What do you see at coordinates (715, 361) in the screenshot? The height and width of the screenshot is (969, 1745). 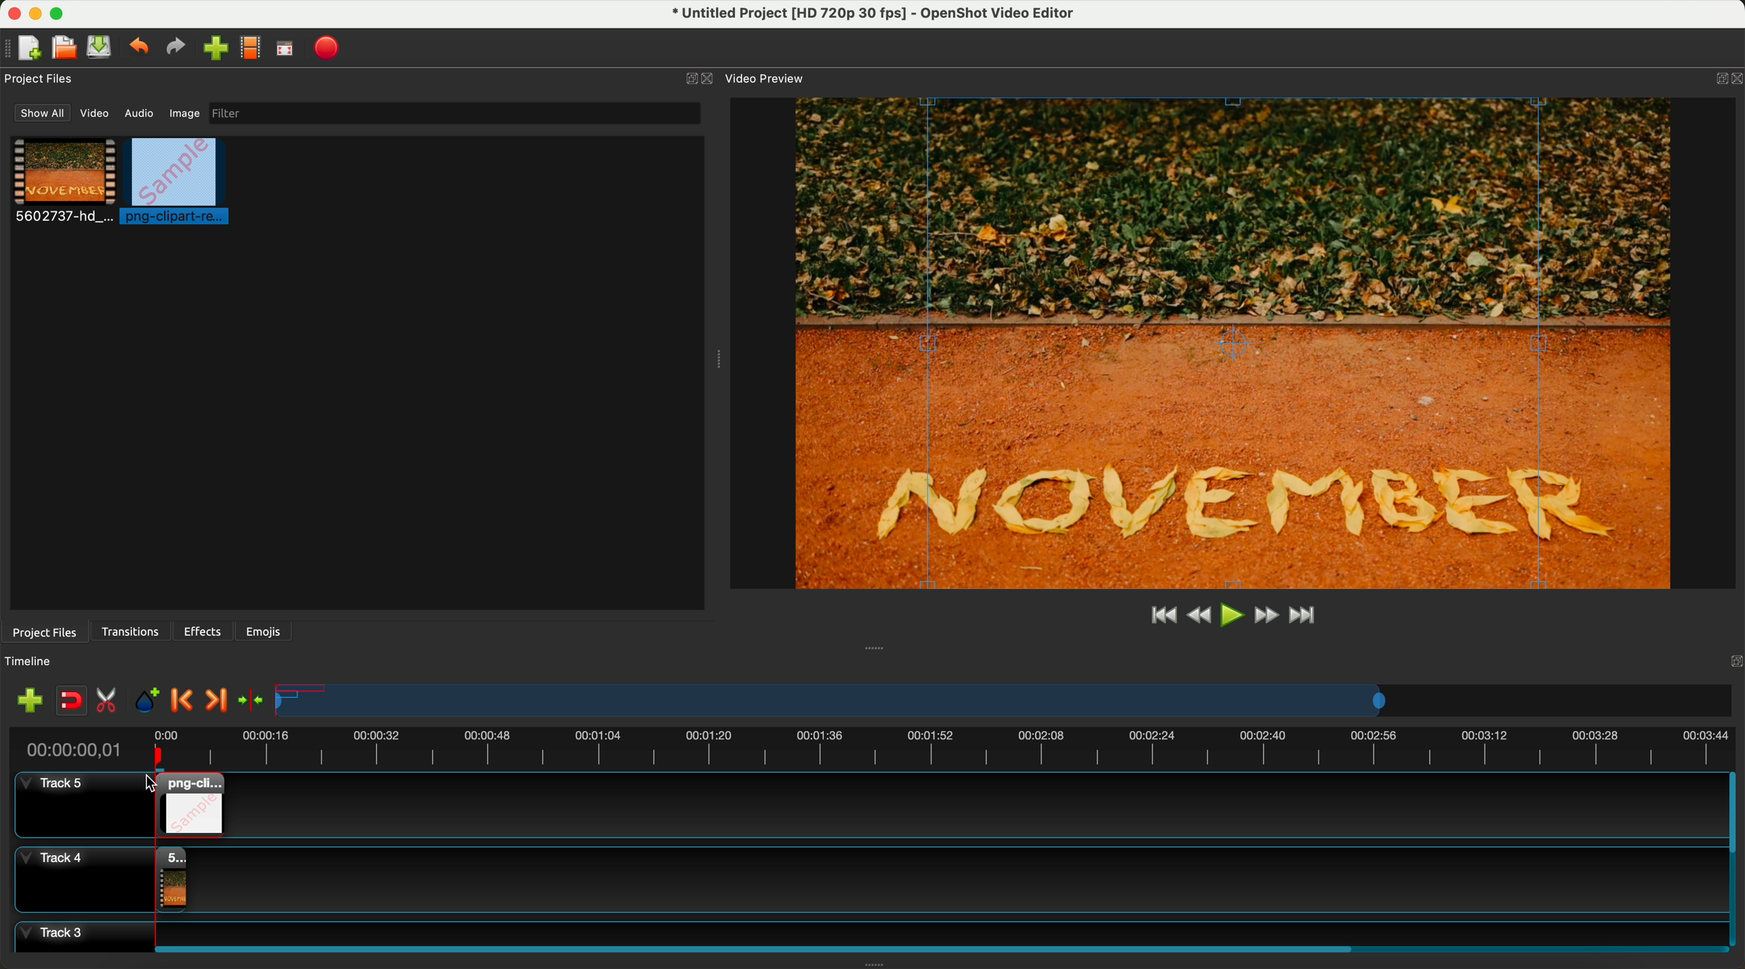 I see `Window Expanding` at bounding box center [715, 361].